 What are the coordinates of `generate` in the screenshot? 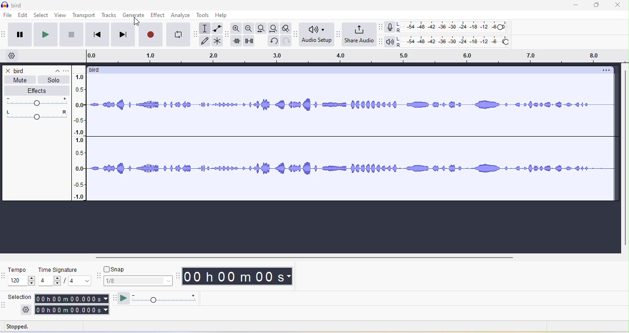 It's located at (135, 16).